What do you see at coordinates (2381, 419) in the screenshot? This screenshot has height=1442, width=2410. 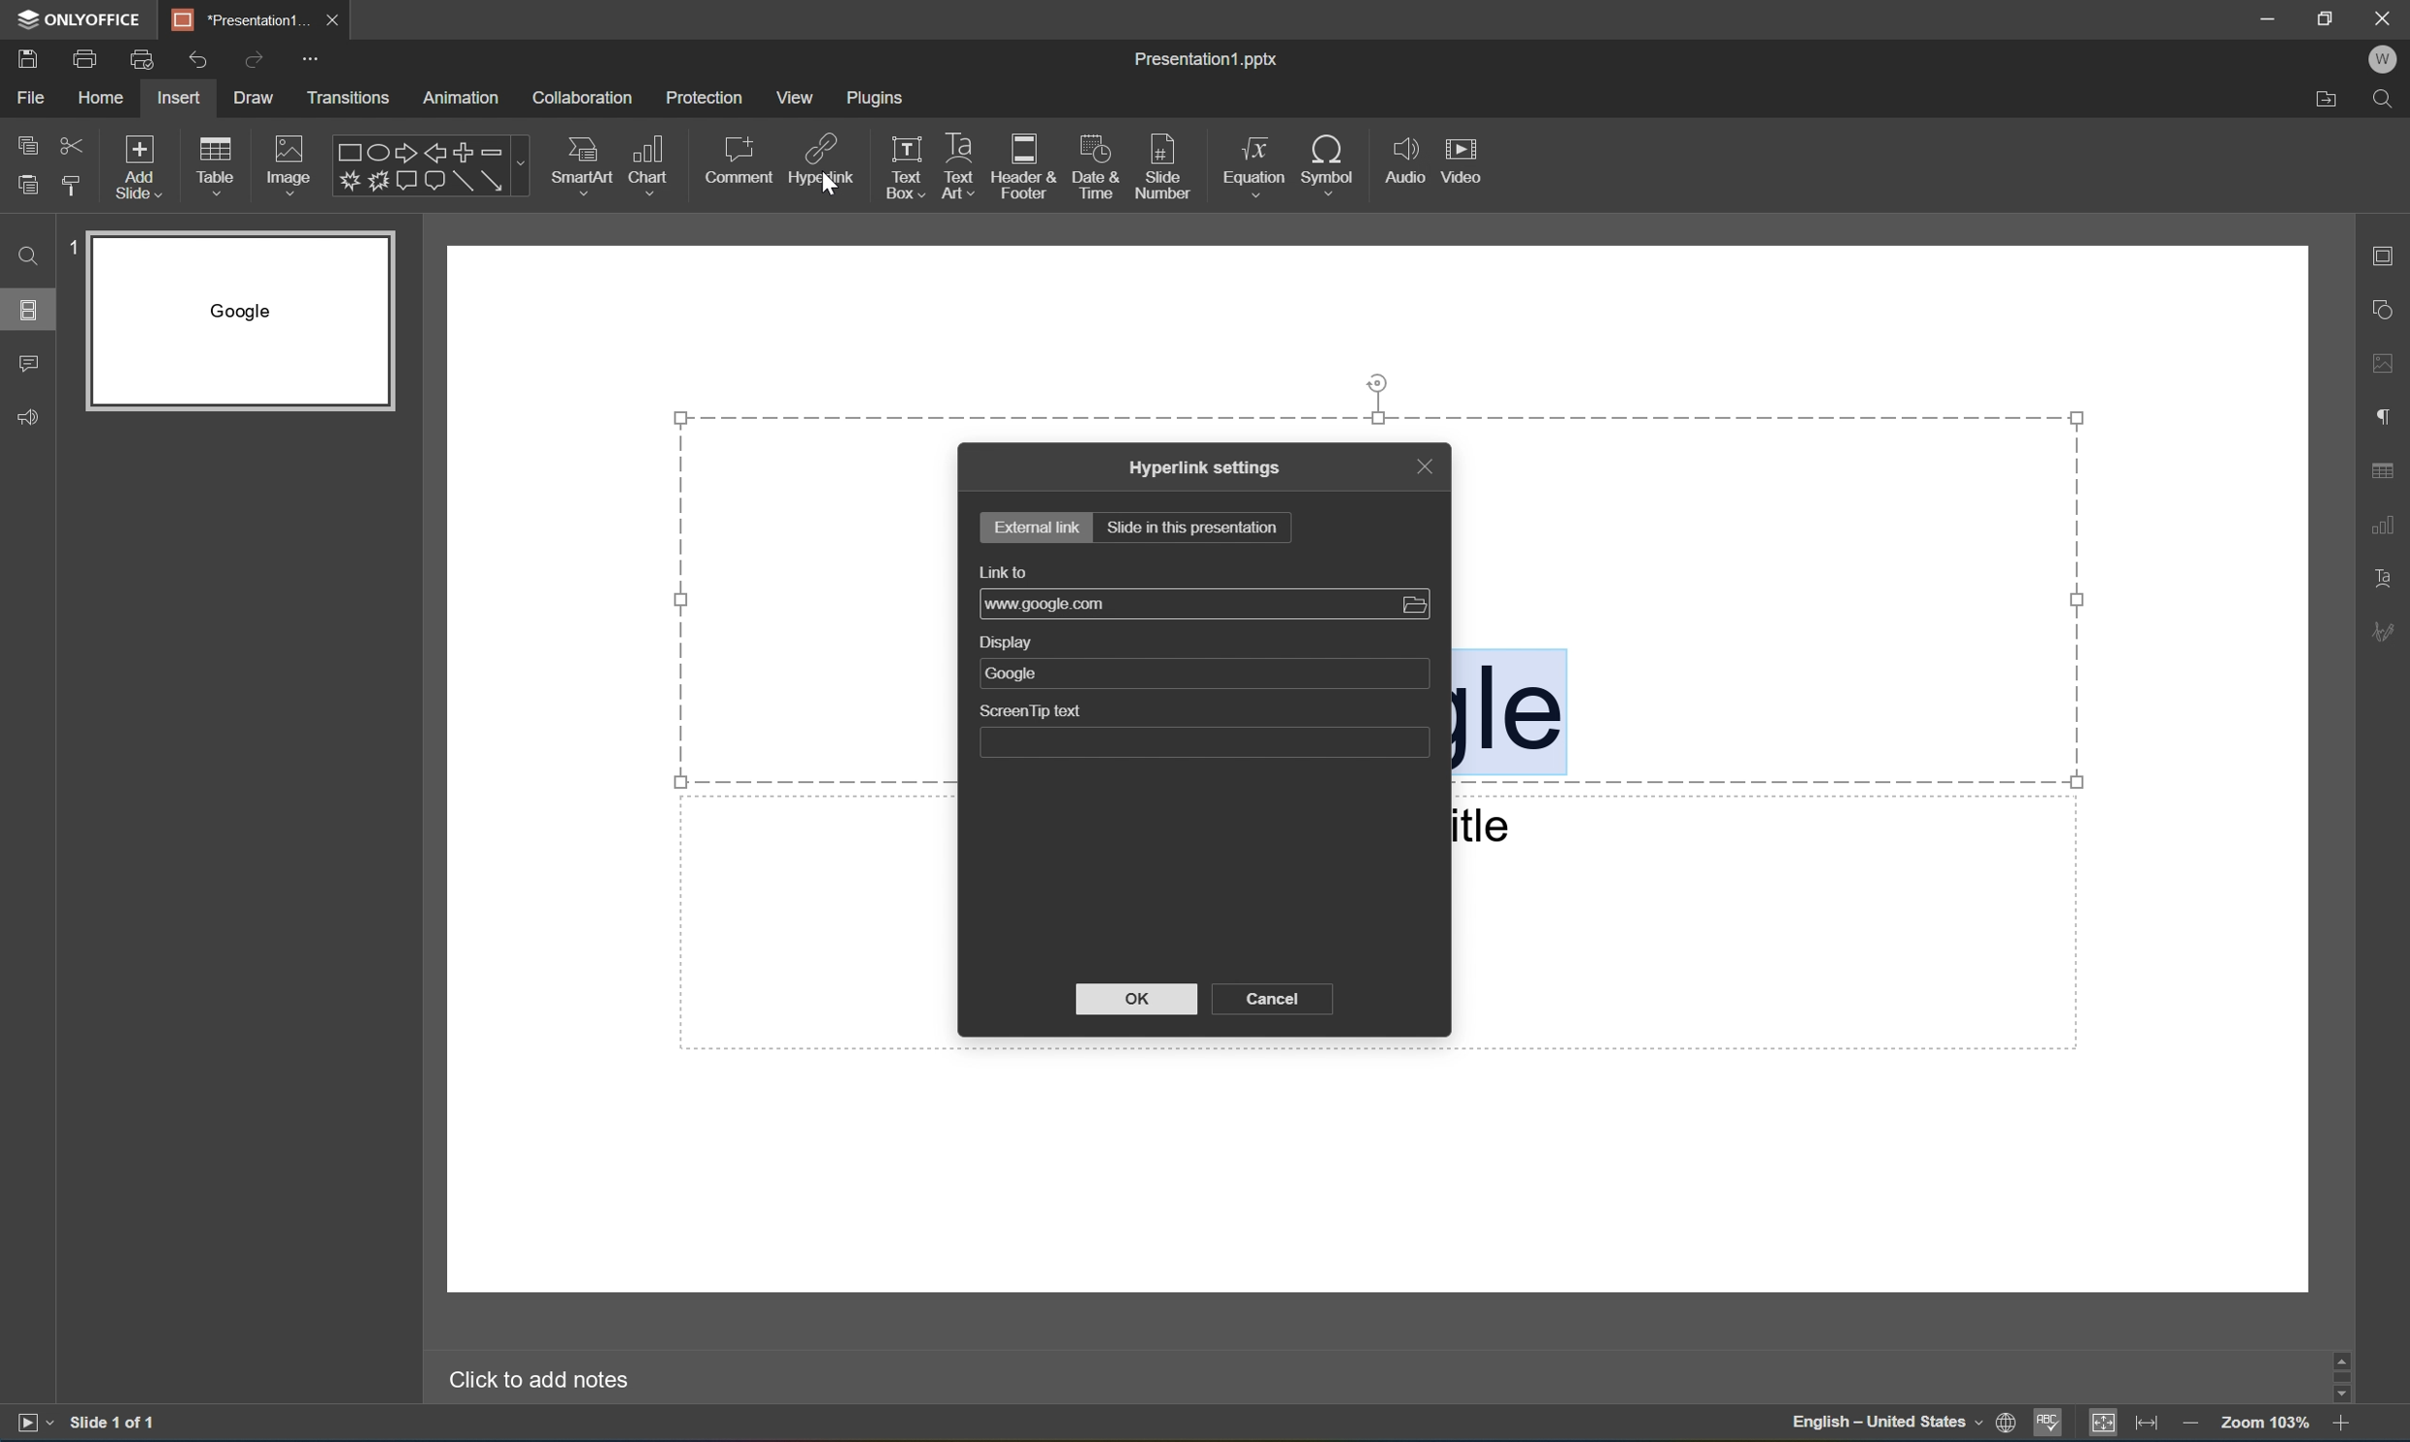 I see `Paragraph settings` at bounding box center [2381, 419].